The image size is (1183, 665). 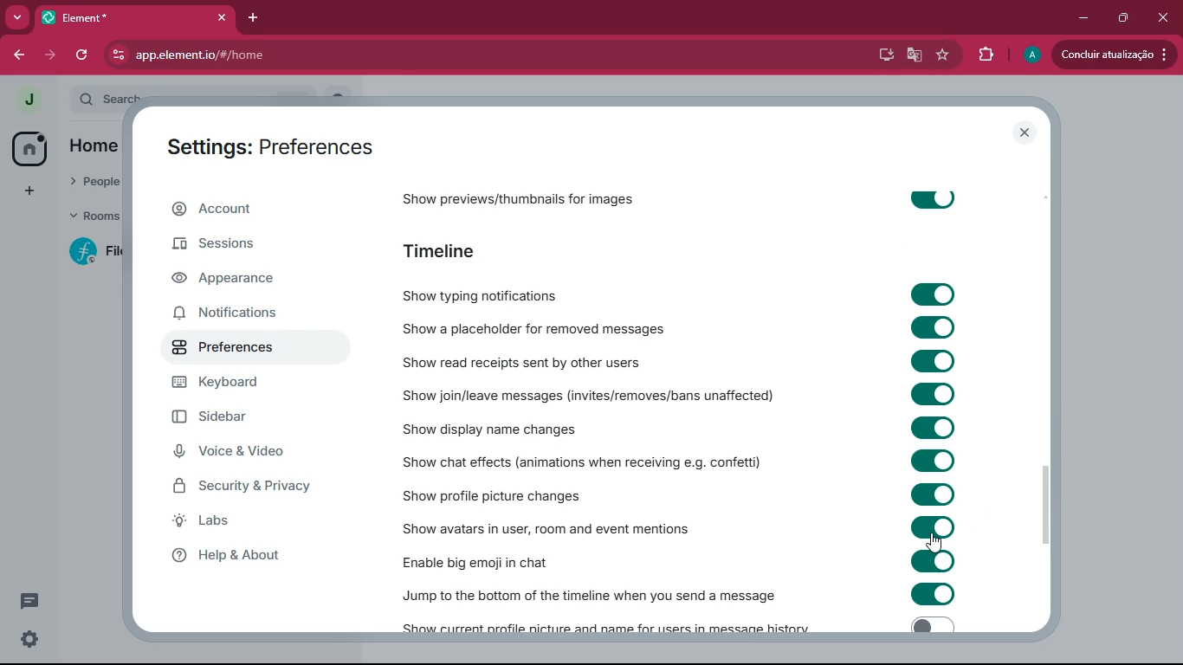 I want to click on concluir atualizacao, so click(x=1114, y=54).